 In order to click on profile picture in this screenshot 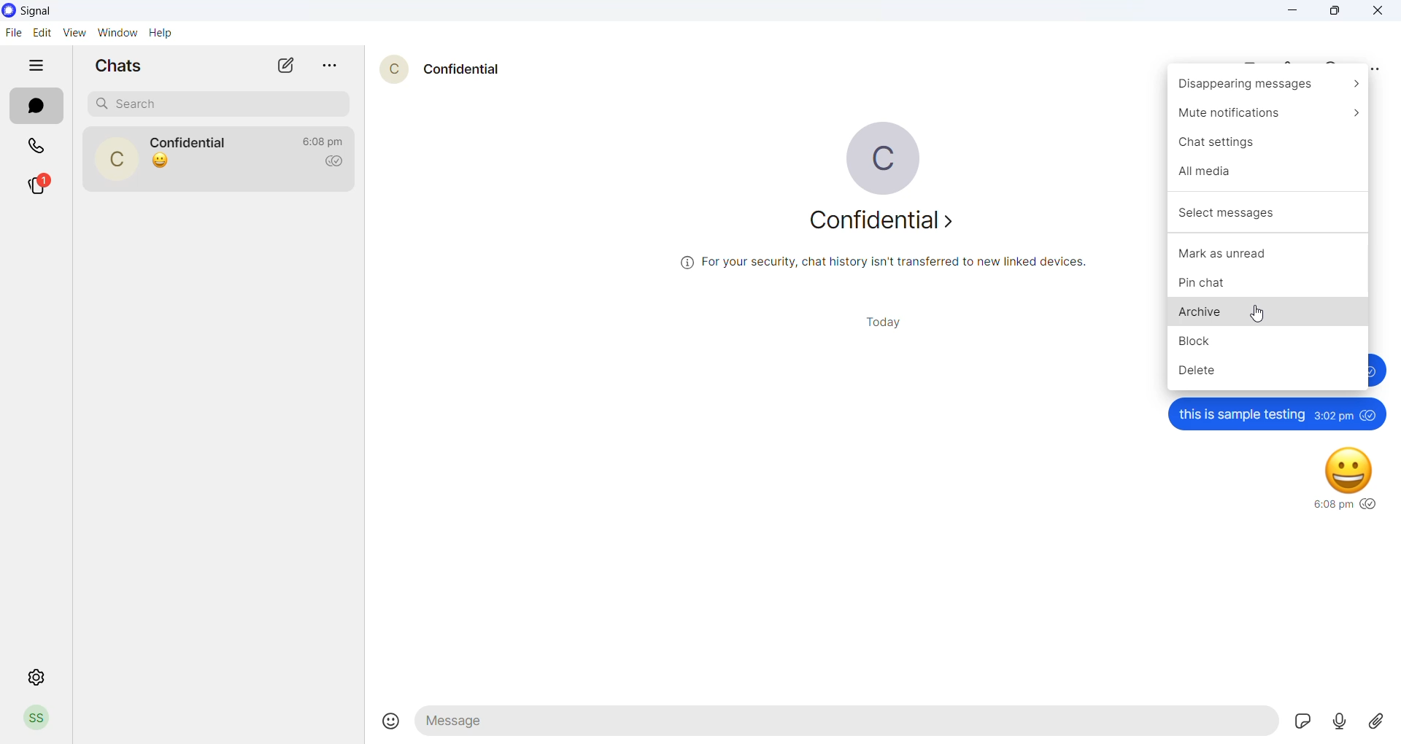, I will do `click(393, 68)`.